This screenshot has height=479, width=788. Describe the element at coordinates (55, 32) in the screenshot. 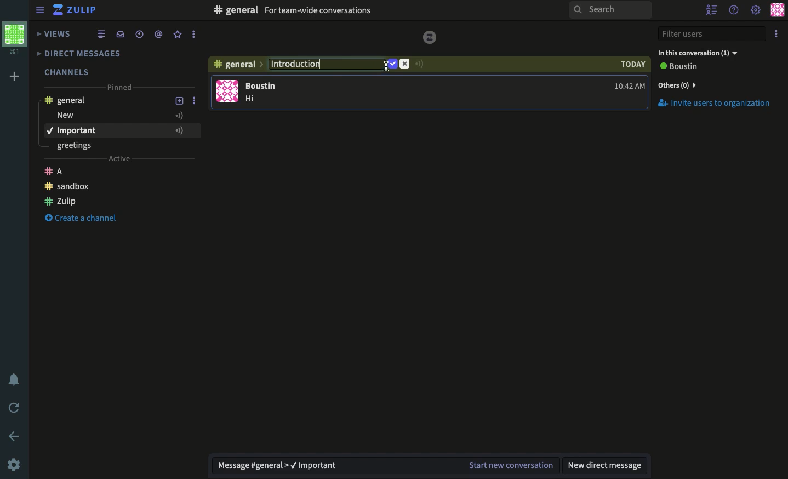

I see `Views` at that location.